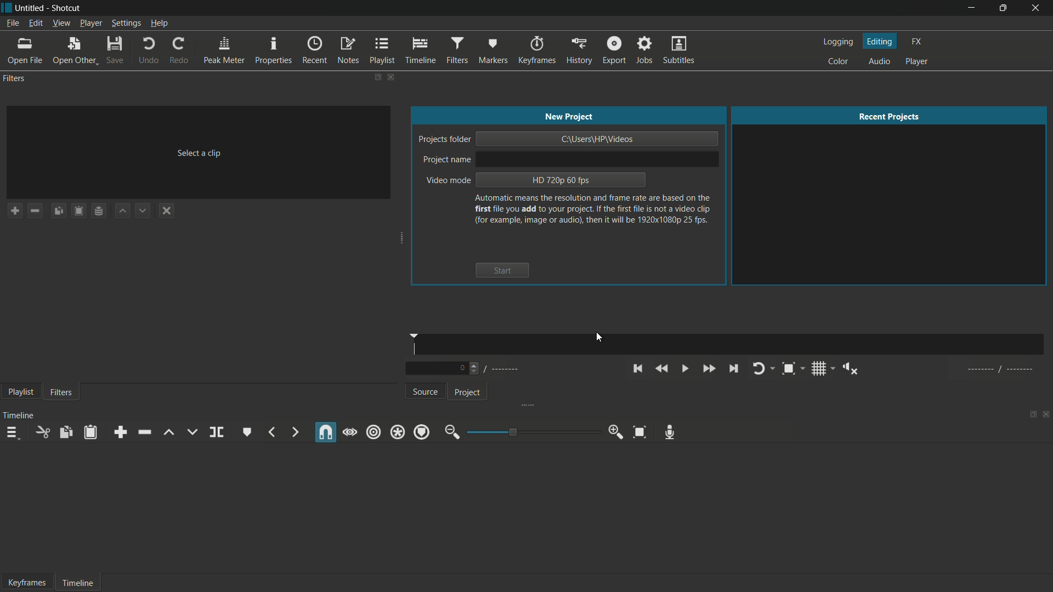 The height and width of the screenshot is (592, 1053). I want to click on app name, so click(68, 7).